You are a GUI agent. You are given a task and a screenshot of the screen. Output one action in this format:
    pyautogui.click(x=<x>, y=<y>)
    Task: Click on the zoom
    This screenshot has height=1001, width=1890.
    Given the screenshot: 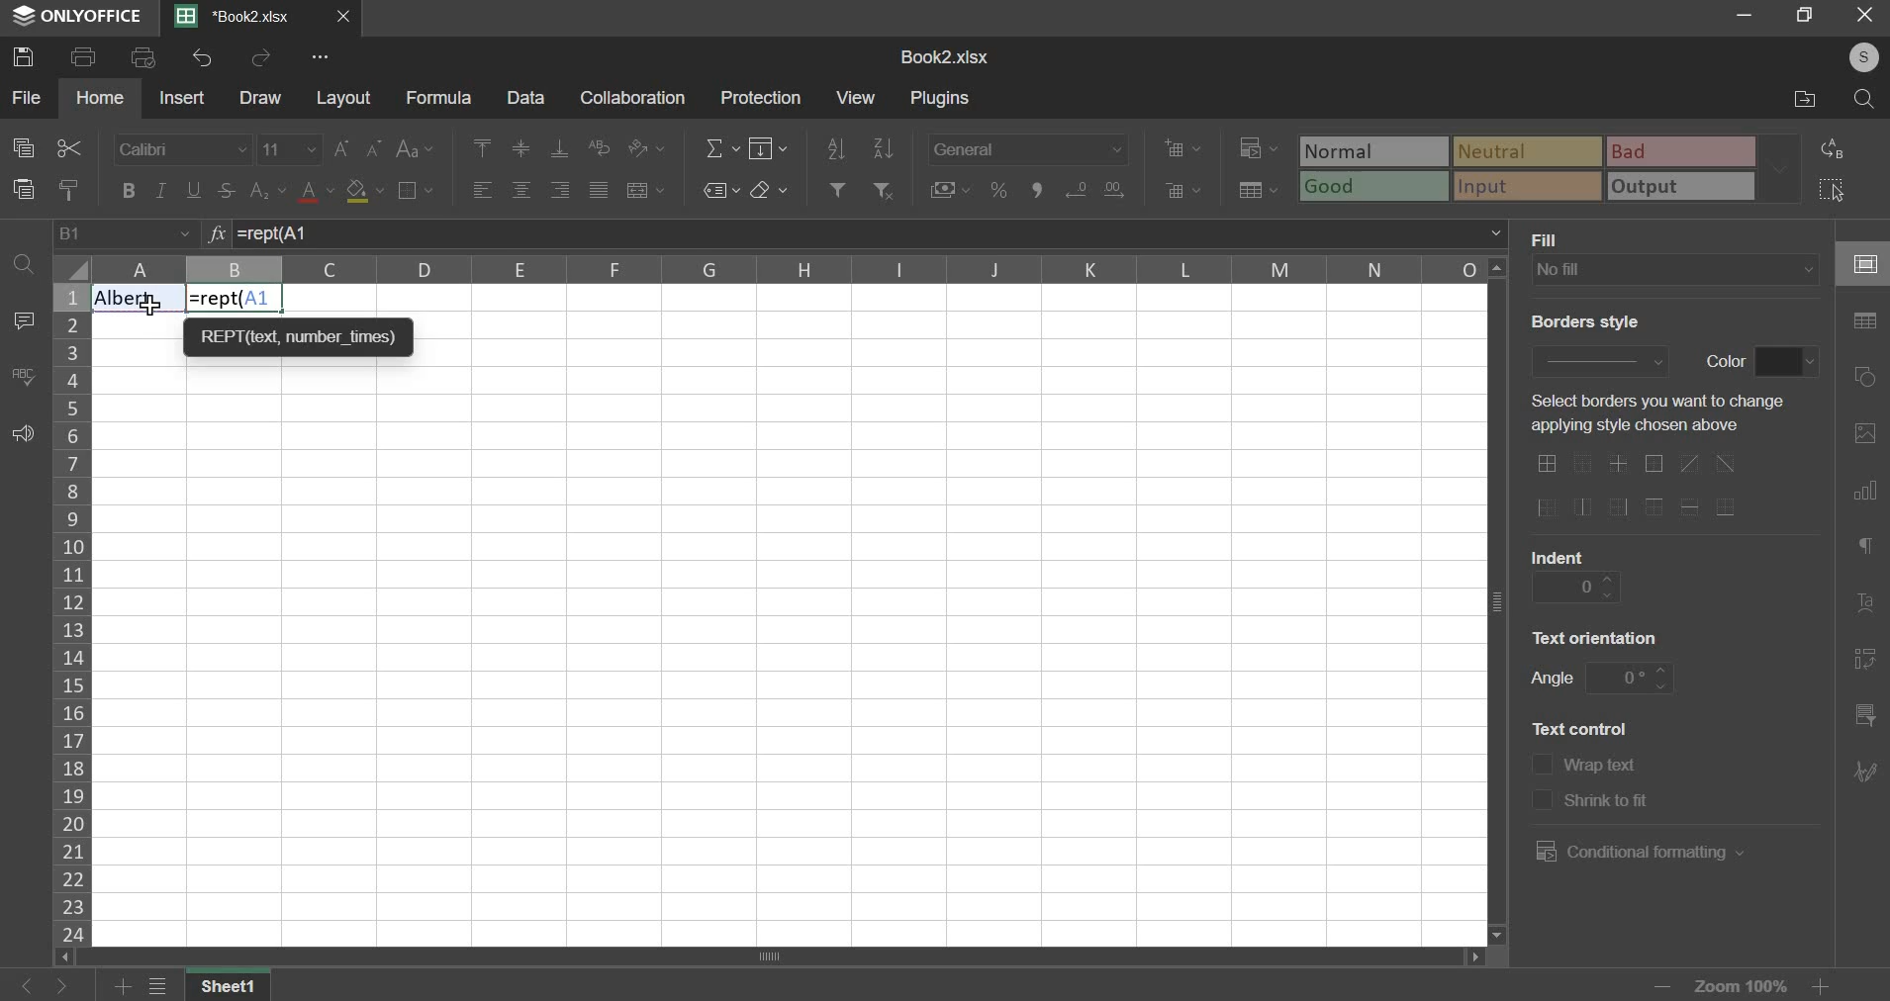 What is the action you would take?
    pyautogui.click(x=1608, y=984)
    